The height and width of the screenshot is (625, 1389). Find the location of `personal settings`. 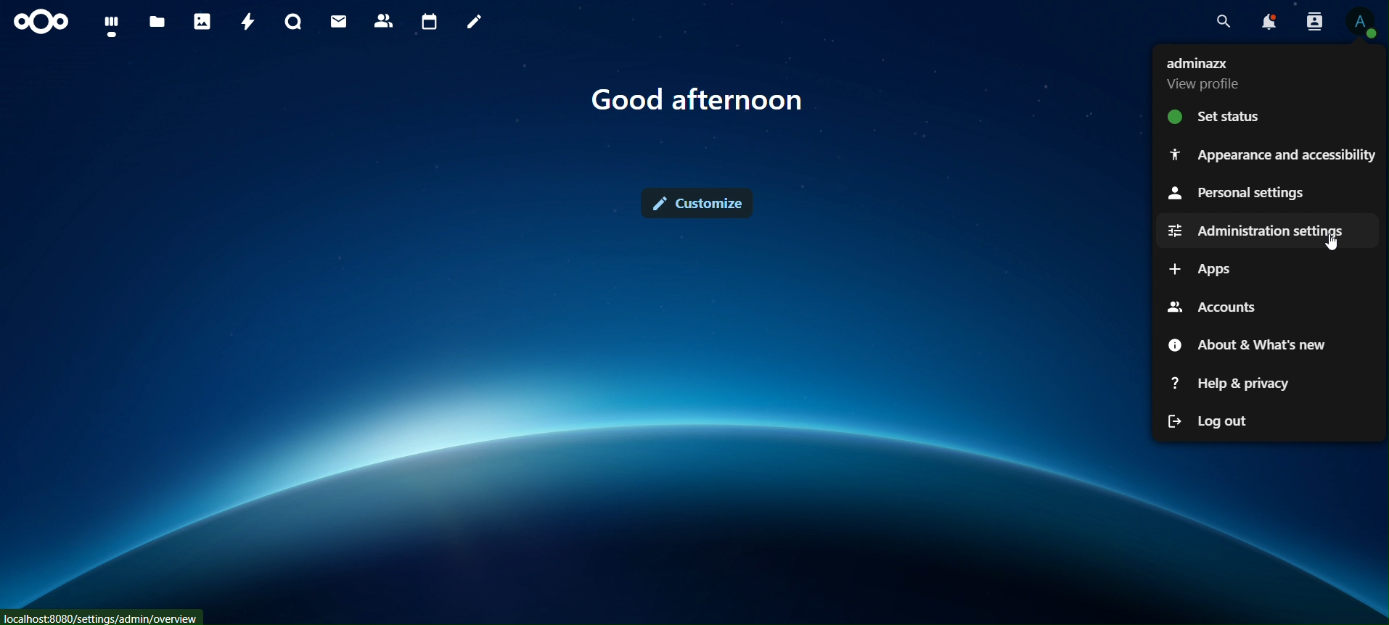

personal settings is located at coordinates (1234, 192).